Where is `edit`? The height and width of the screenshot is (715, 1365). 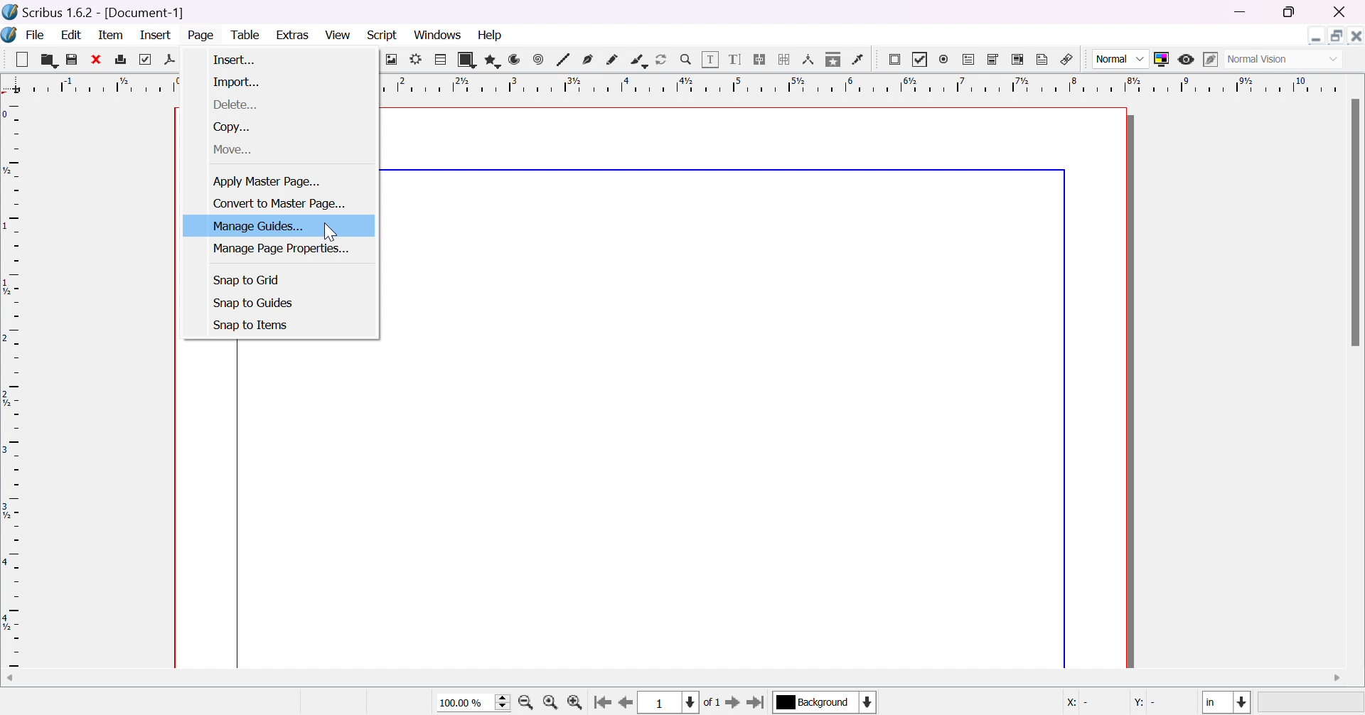
edit is located at coordinates (71, 35).